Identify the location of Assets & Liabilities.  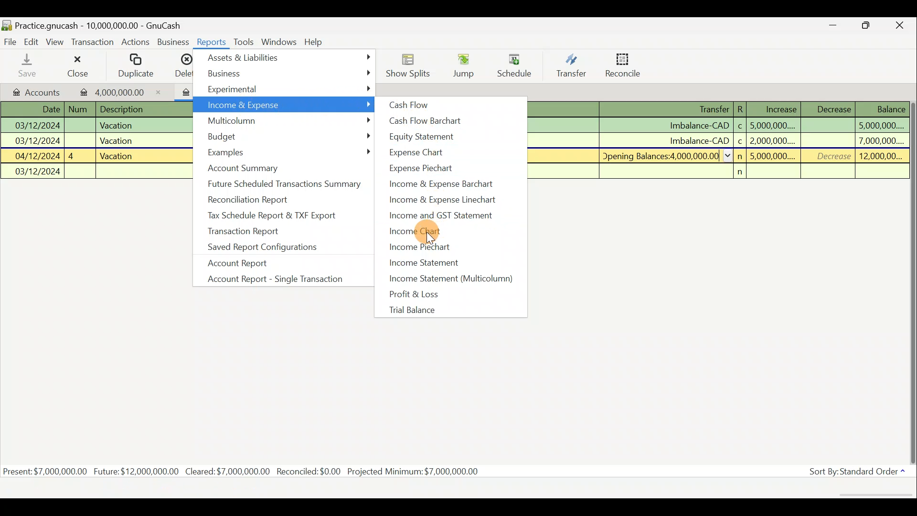
(290, 57).